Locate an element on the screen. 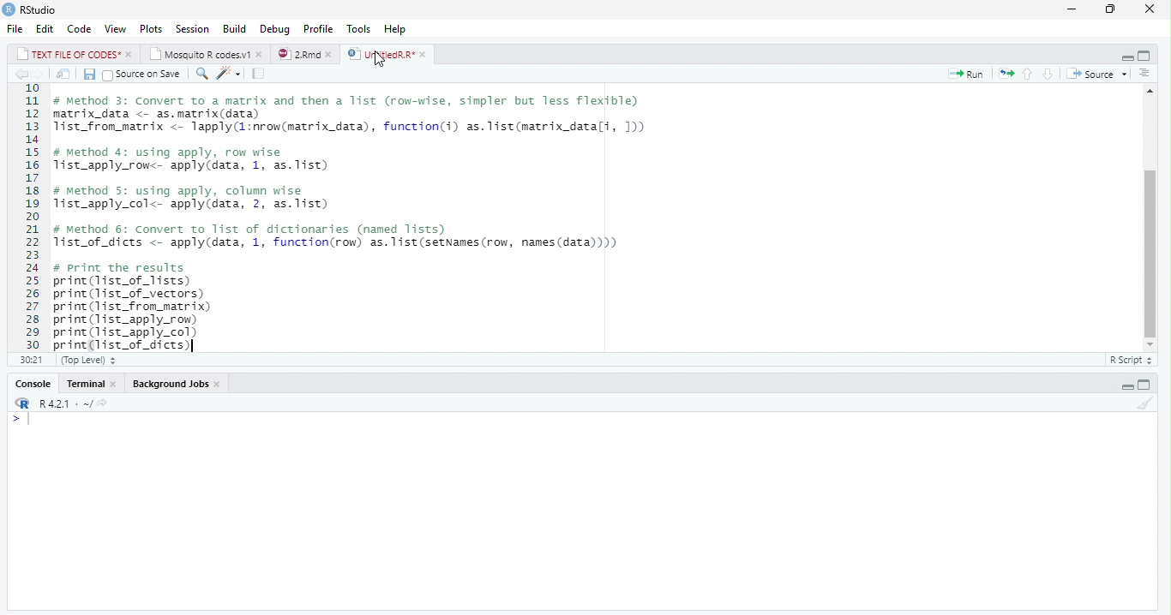 This screenshot has height=615, width=1171. Full Height is located at coordinates (1144, 56).